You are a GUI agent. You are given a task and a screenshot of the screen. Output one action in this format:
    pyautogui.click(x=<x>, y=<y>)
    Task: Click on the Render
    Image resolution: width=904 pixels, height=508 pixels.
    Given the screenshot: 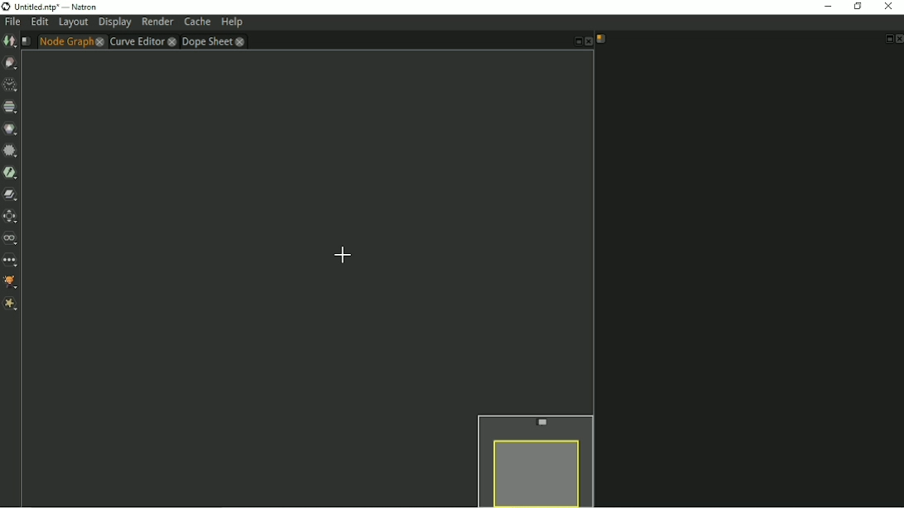 What is the action you would take?
    pyautogui.click(x=158, y=22)
    